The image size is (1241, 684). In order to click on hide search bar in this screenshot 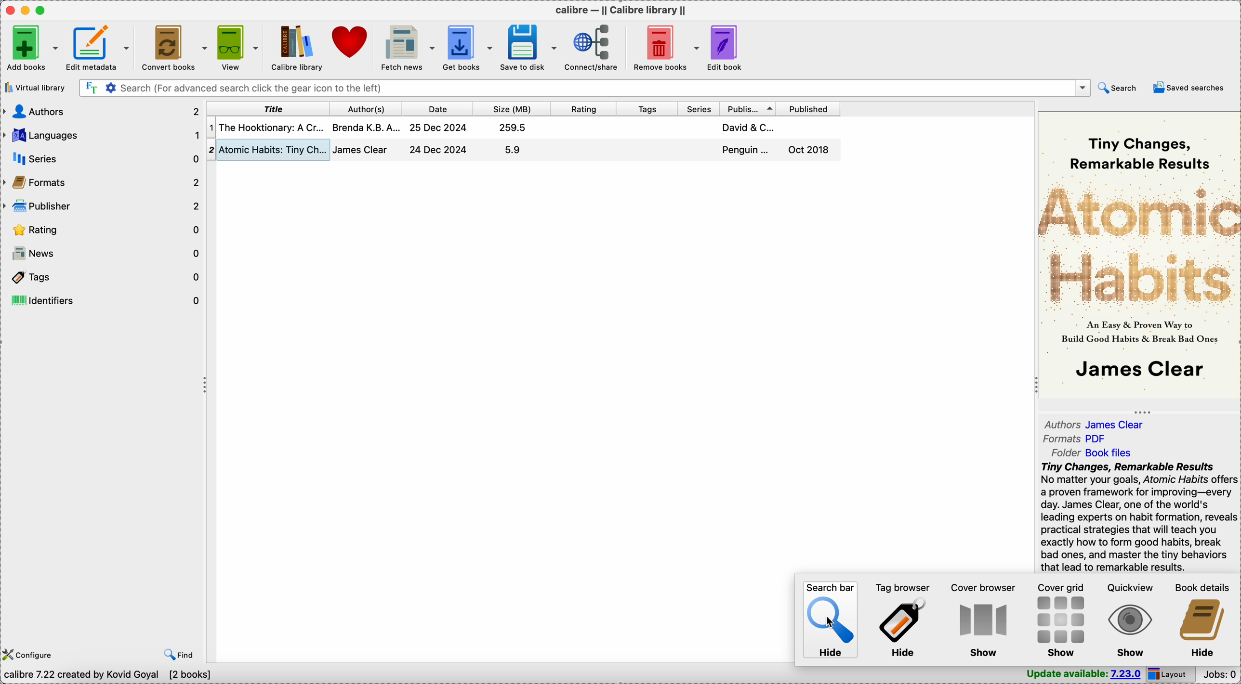, I will do `click(831, 621)`.